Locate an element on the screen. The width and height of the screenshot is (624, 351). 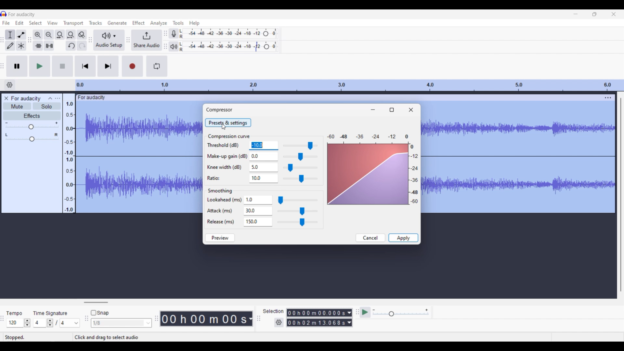
Indicates selection settings is located at coordinates (273, 311).